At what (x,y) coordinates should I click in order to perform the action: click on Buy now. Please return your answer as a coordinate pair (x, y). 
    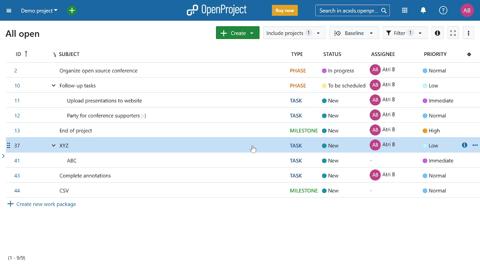
    Looking at the image, I should click on (284, 10).